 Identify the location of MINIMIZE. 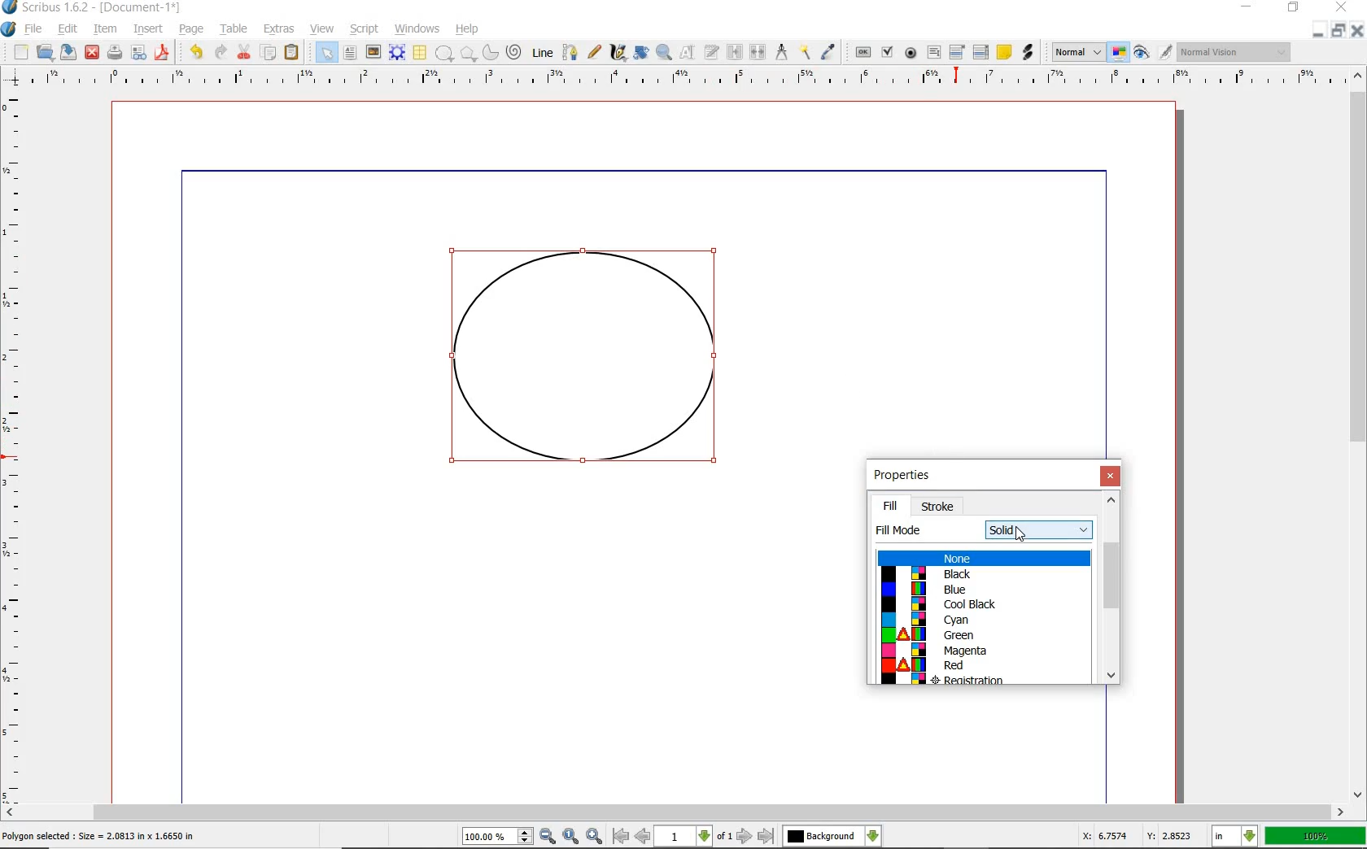
(1317, 32).